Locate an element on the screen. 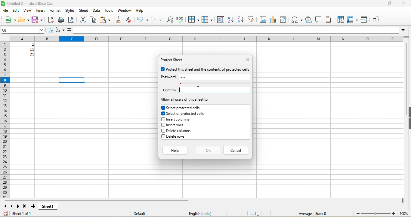 This screenshot has width=411, height=217. sort ascending is located at coordinates (230, 20).